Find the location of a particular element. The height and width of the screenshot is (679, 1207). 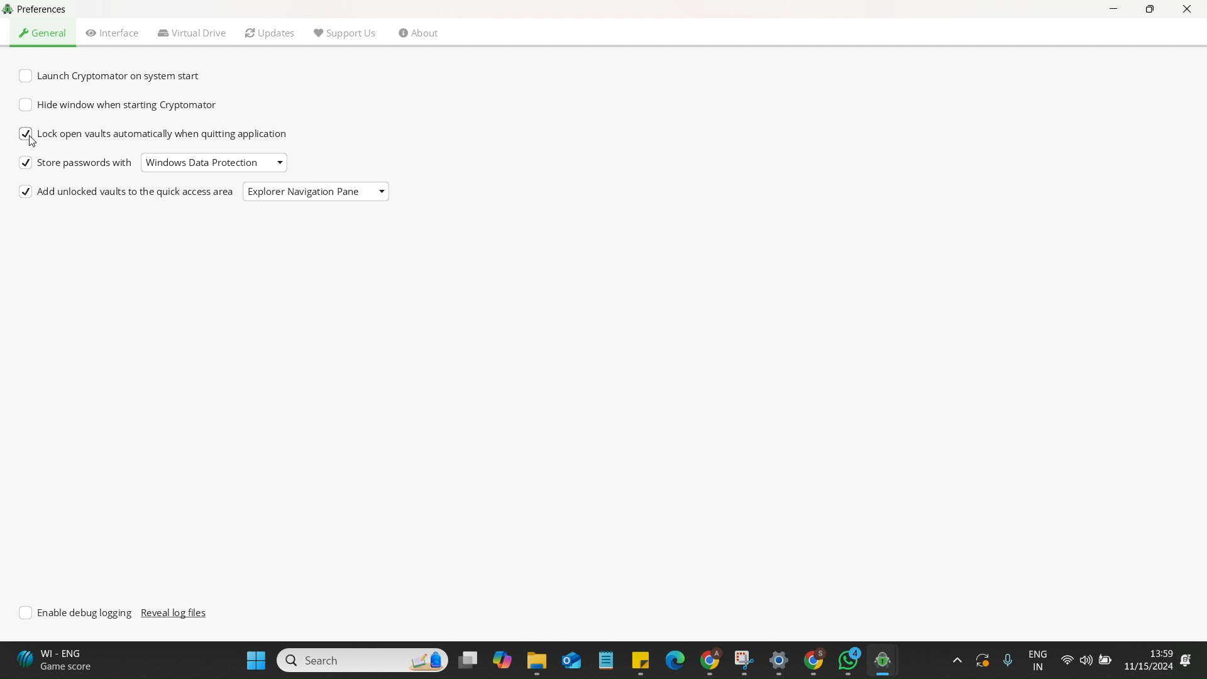

Add Unlocked vaults to the quick access area is located at coordinates (128, 193).